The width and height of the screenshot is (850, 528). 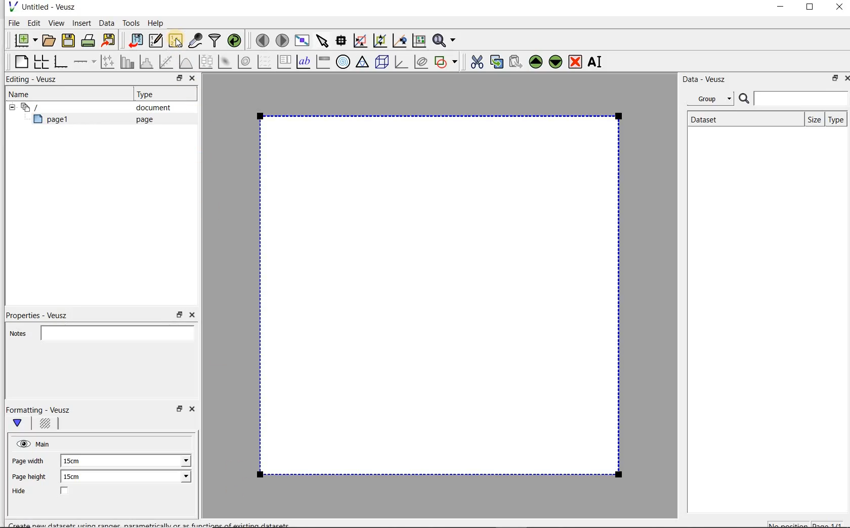 What do you see at coordinates (32, 478) in the screenshot?
I see `Page height` at bounding box center [32, 478].